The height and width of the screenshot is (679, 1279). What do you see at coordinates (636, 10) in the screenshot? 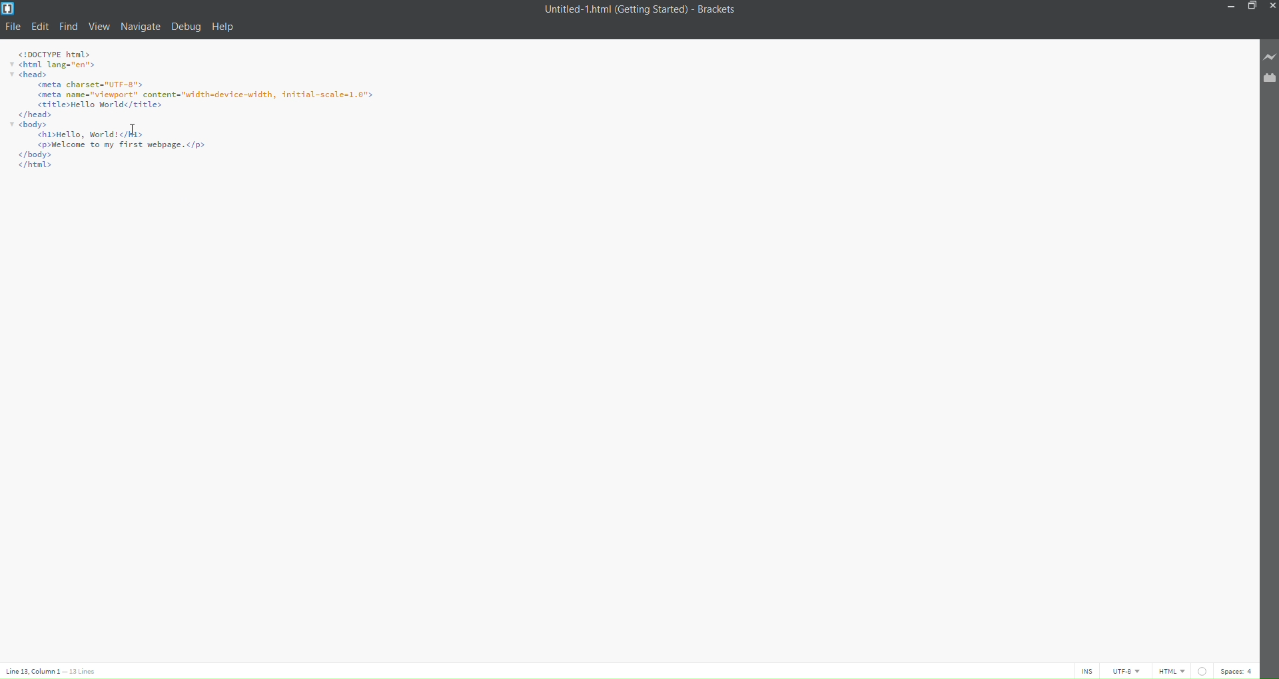
I see `title` at bounding box center [636, 10].